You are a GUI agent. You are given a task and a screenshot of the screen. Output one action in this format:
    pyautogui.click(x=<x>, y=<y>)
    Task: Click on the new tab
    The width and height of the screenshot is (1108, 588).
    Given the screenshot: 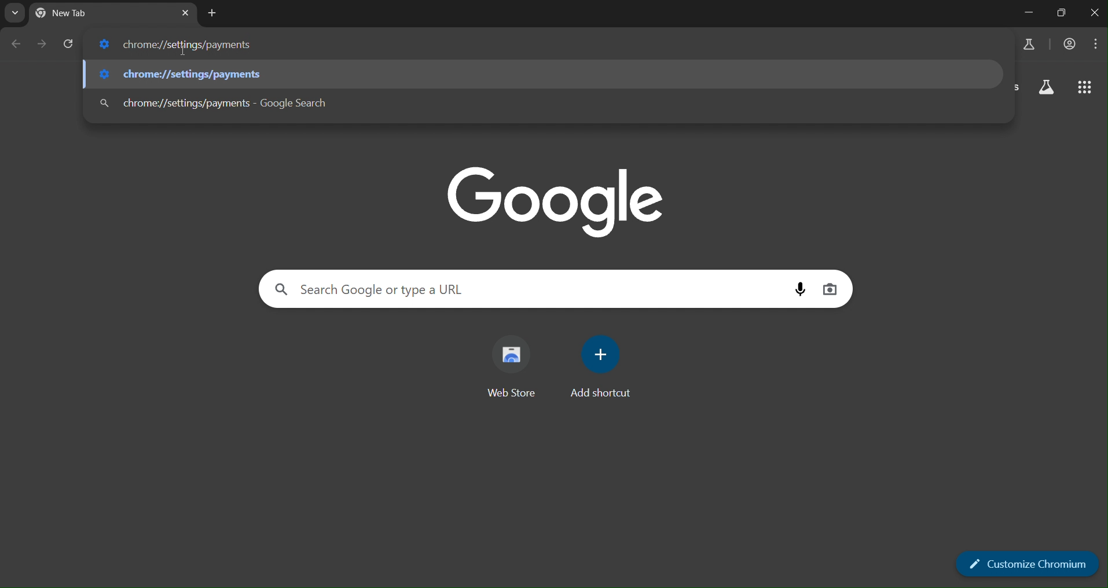 What is the action you would take?
    pyautogui.click(x=214, y=13)
    